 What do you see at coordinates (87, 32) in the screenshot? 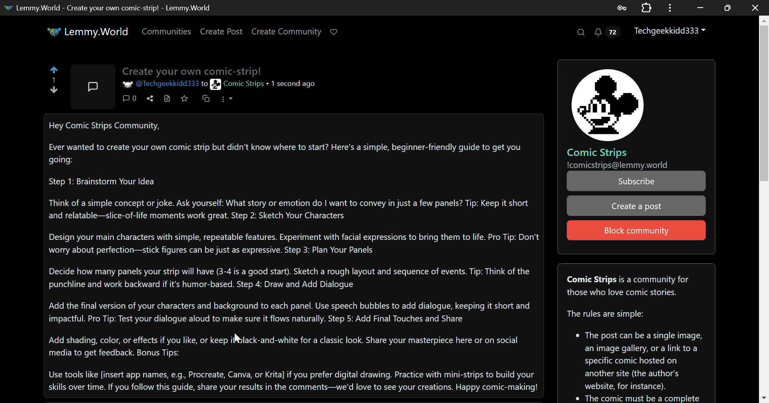
I see `Lemmy.World` at bounding box center [87, 32].